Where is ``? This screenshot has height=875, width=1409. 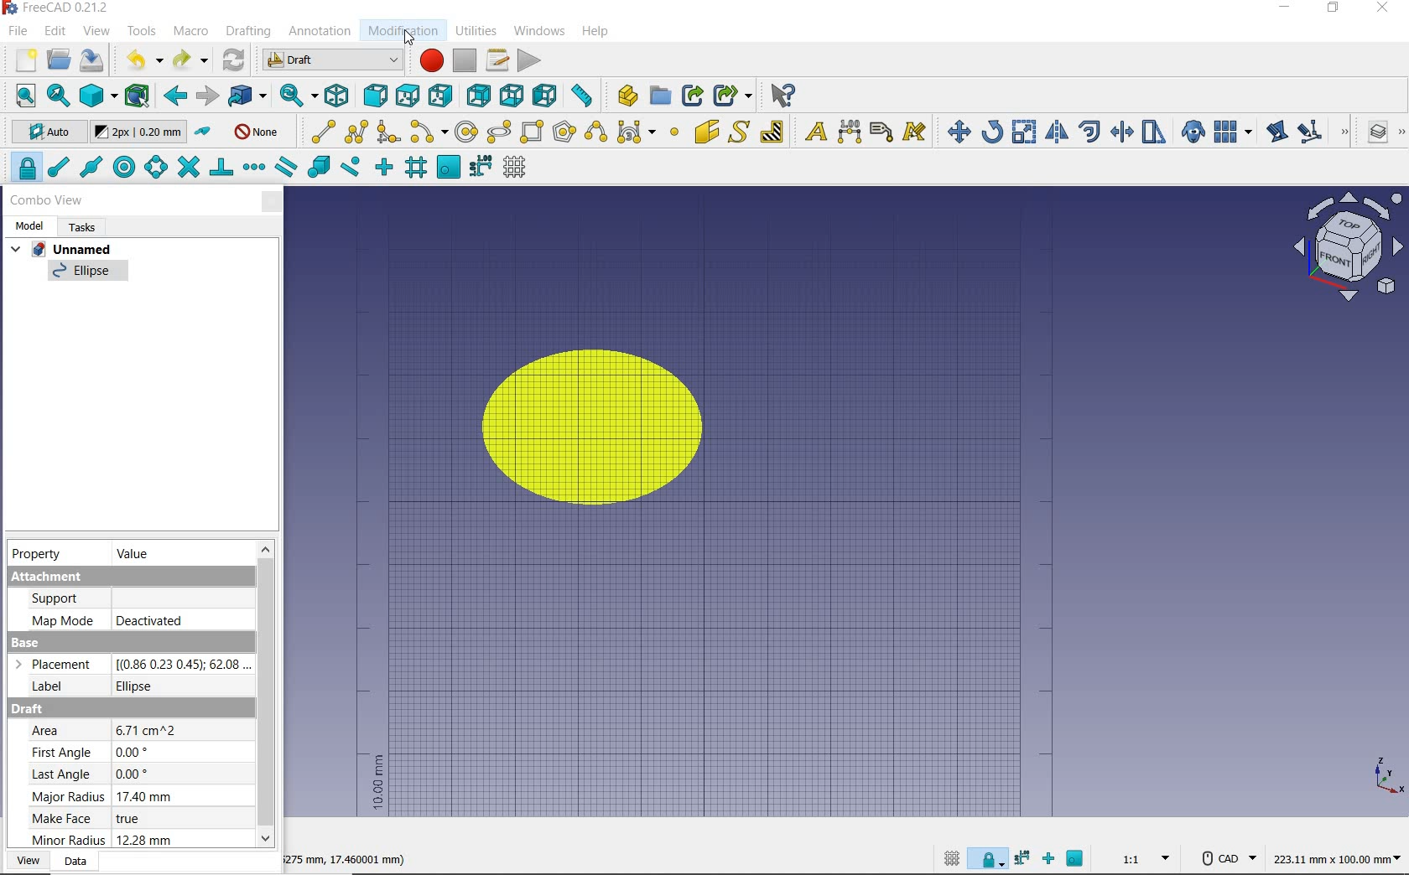  is located at coordinates (497, 60).